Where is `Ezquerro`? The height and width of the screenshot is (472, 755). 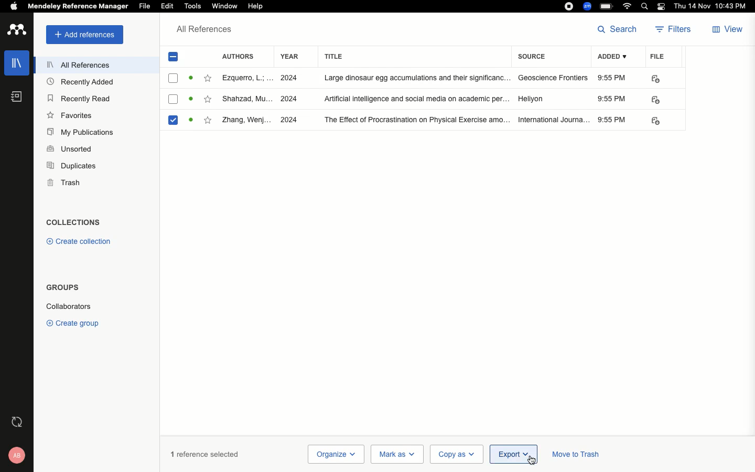
Ezquerro is located at coordinates (246, 78).